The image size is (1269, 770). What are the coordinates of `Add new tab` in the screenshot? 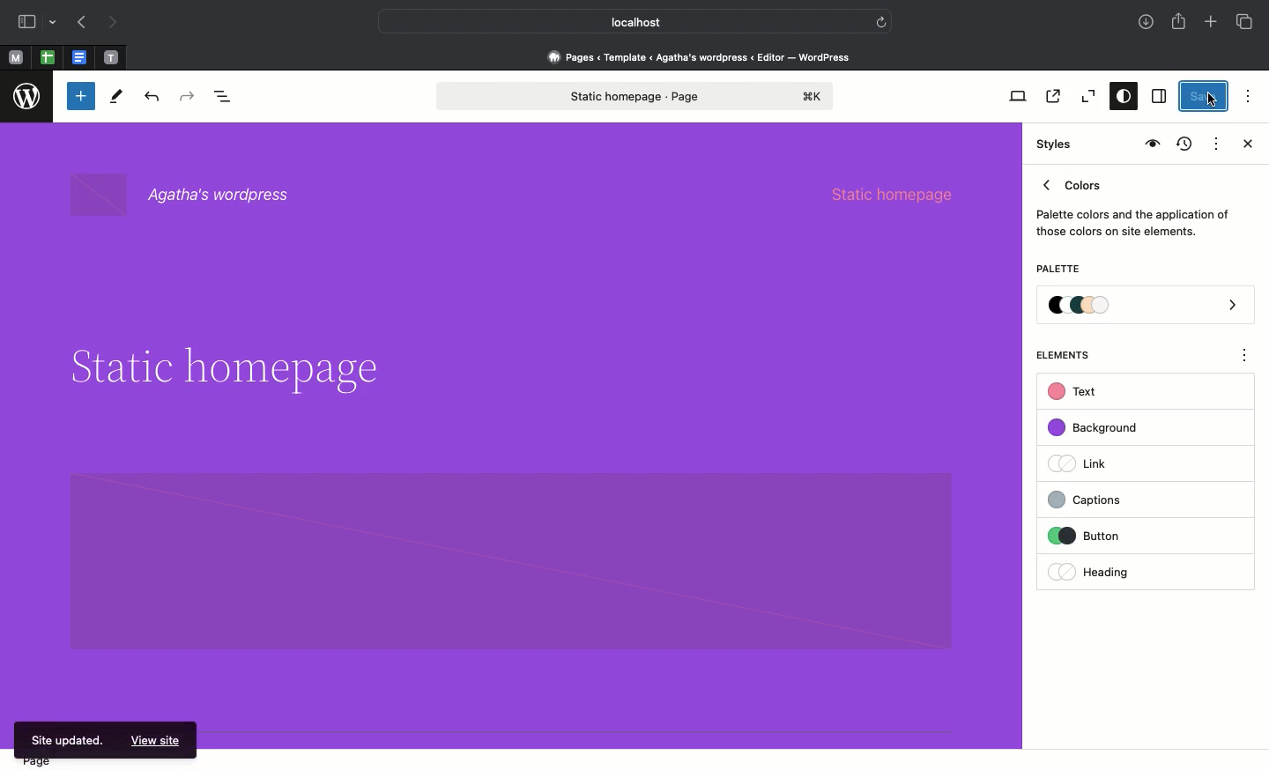 It's located at (1213, 24).